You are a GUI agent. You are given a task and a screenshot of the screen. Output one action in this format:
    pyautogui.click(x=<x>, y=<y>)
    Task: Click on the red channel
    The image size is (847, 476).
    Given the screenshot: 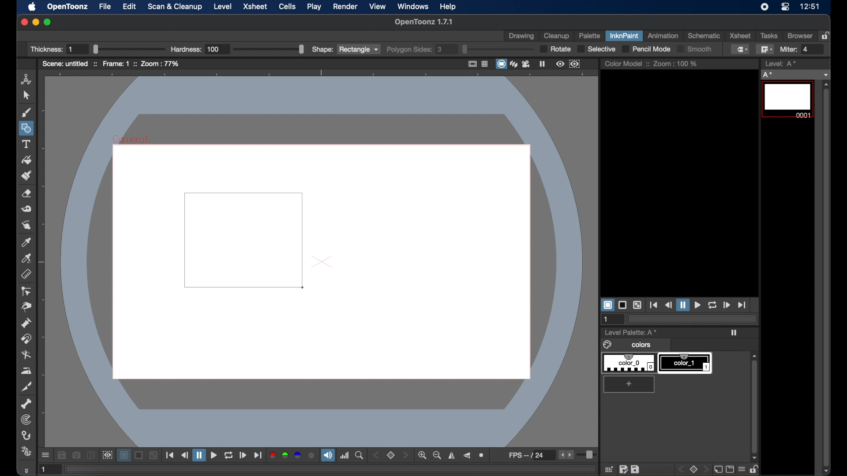 What is the action you would take?
    pyautogui.click(x=272, y=455)
    